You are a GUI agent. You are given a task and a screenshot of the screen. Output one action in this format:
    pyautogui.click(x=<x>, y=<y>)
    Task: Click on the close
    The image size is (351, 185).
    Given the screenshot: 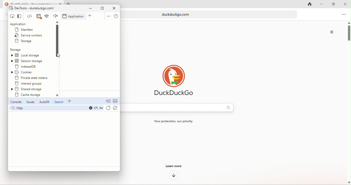 What is the action you would take?
    pyautogui.click(x=114, y=8)
    